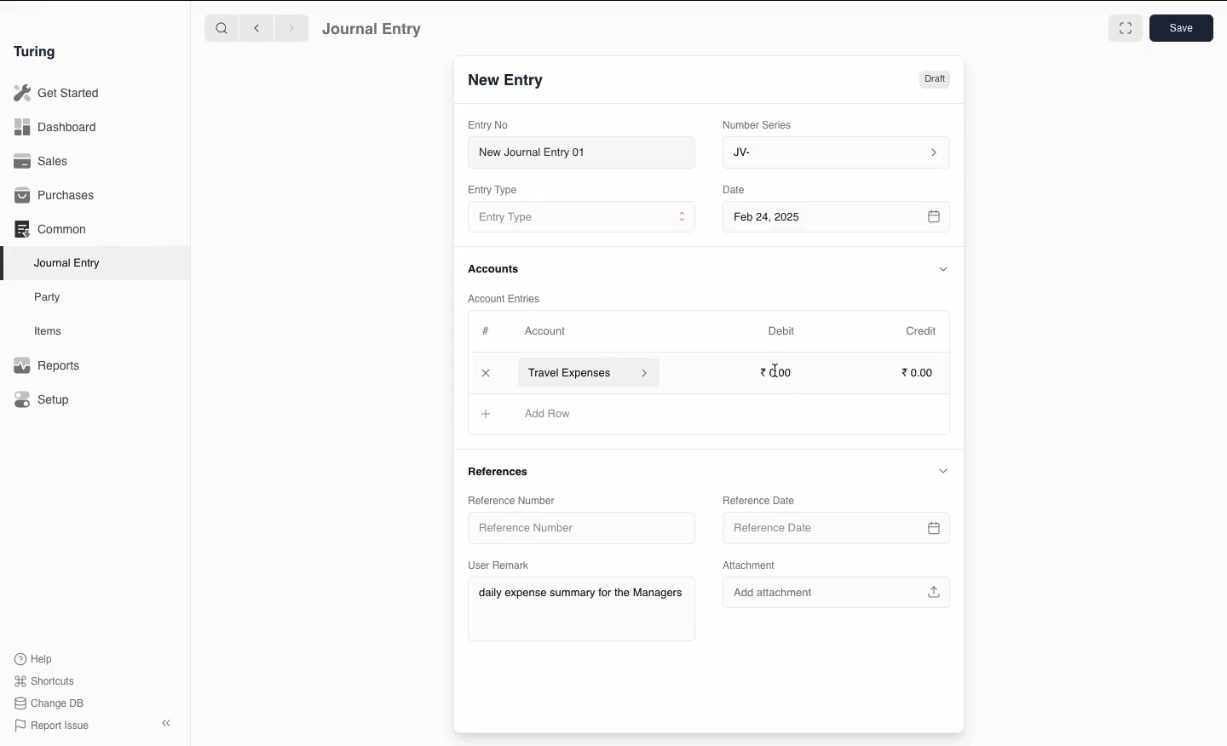 This screenshot has width=1227, height=746. I want to click on Get Started, so click(58, 94).